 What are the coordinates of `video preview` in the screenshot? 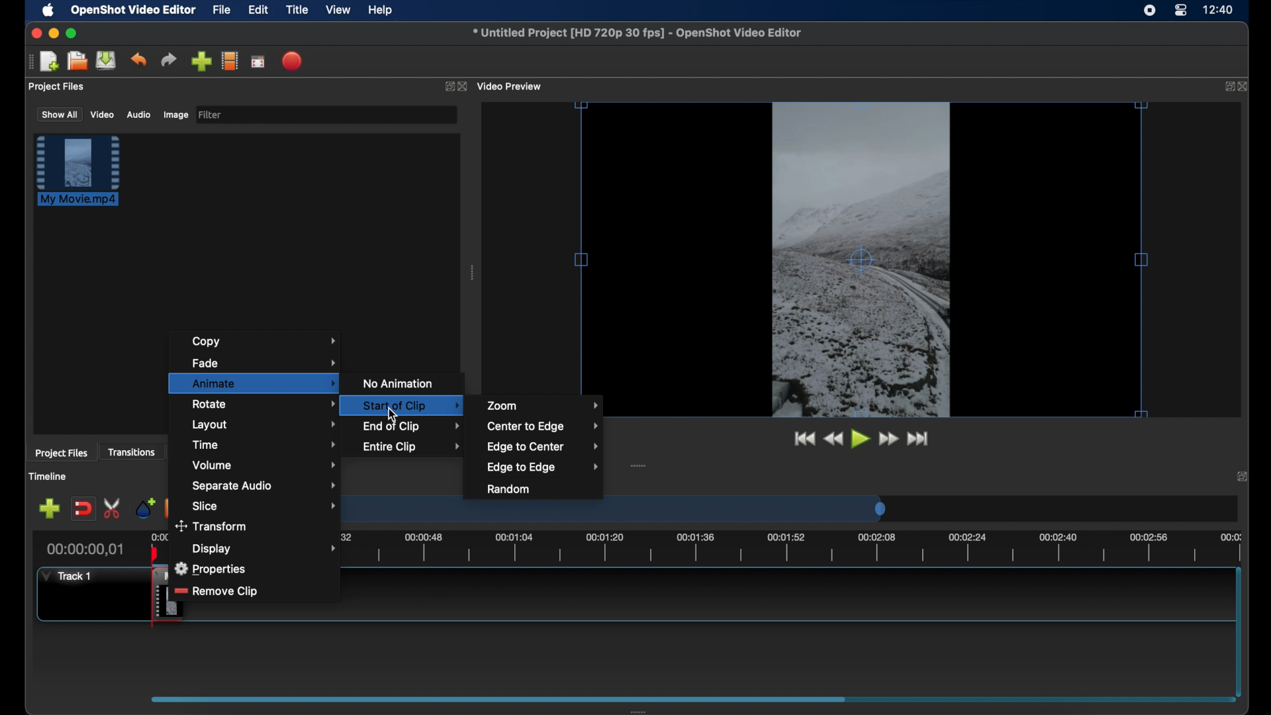 It's located at (511, 87).